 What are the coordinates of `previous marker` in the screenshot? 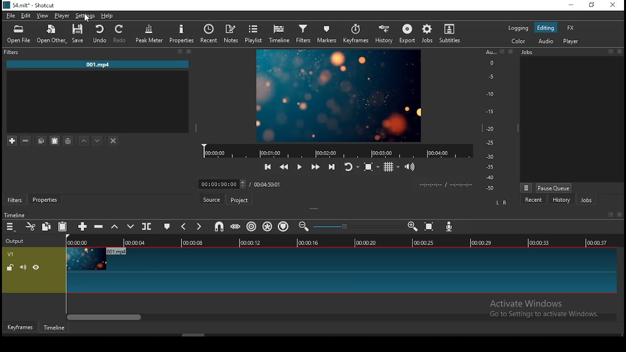 It's located at (183, 226).